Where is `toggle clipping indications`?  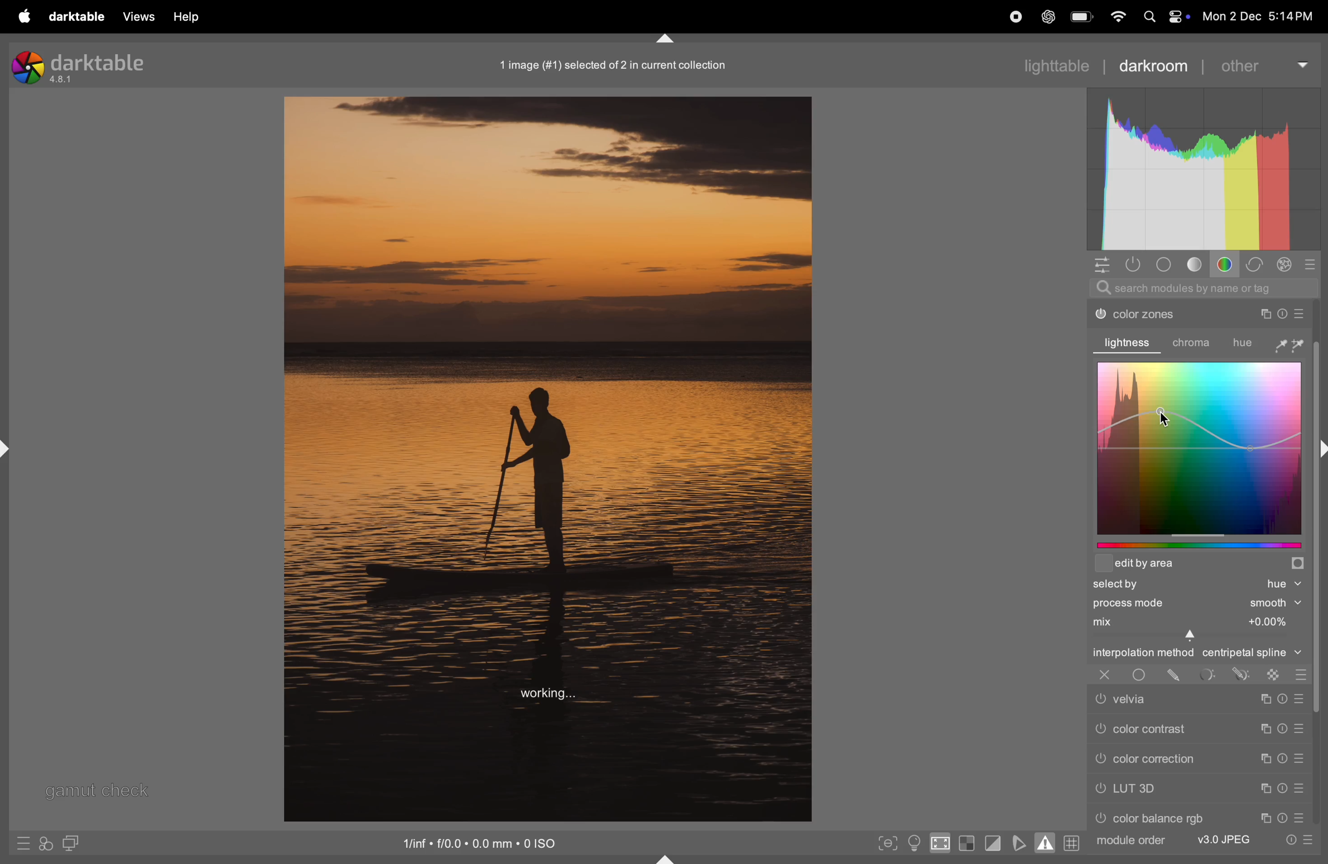 toggle clipping indications is located at coordinates (995, 844).